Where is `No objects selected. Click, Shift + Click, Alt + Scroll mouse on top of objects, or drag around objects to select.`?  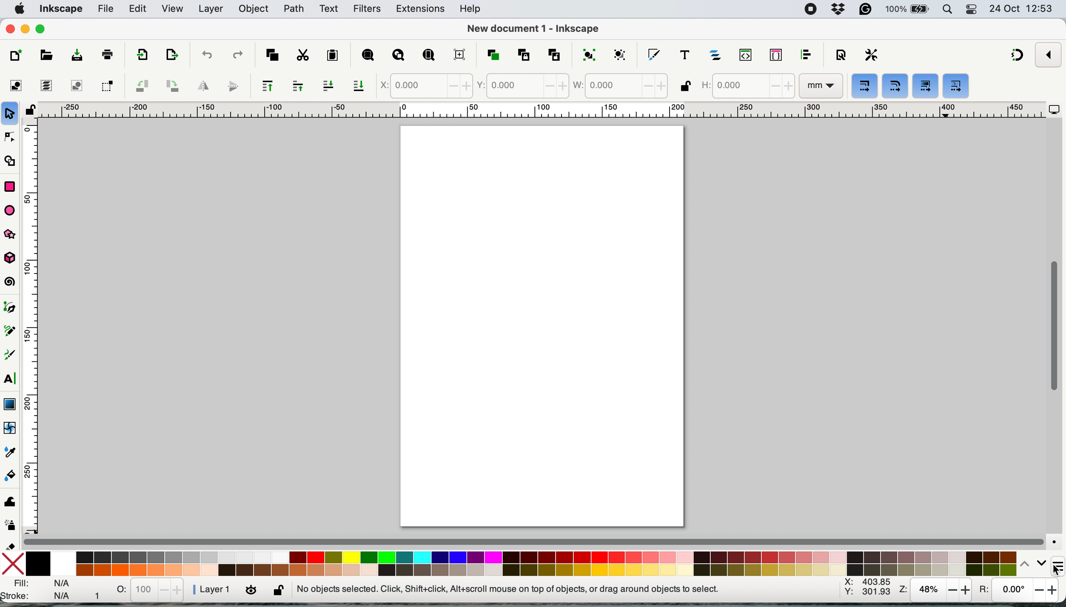 No objects selected. Click, Shift + Click, Alt + Scroll mouse on top of objects, or drag around objects to select. is located at coordinates (511, 588).